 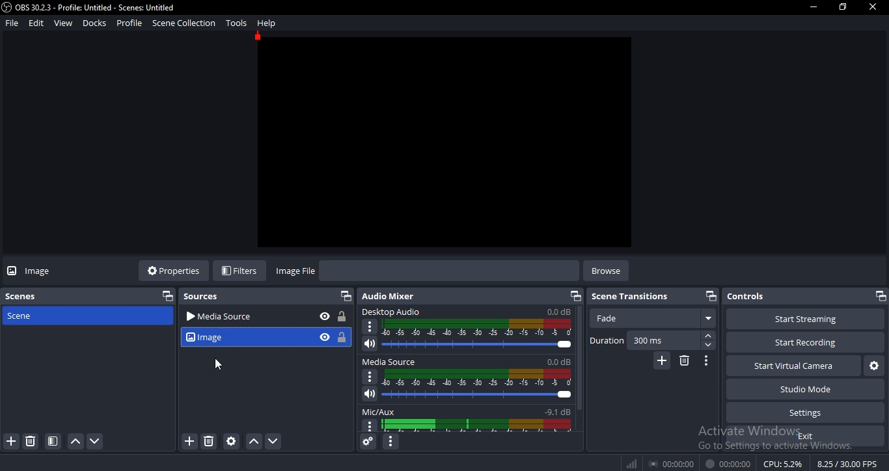 I want to click on lock, so click(x=340, y=317).